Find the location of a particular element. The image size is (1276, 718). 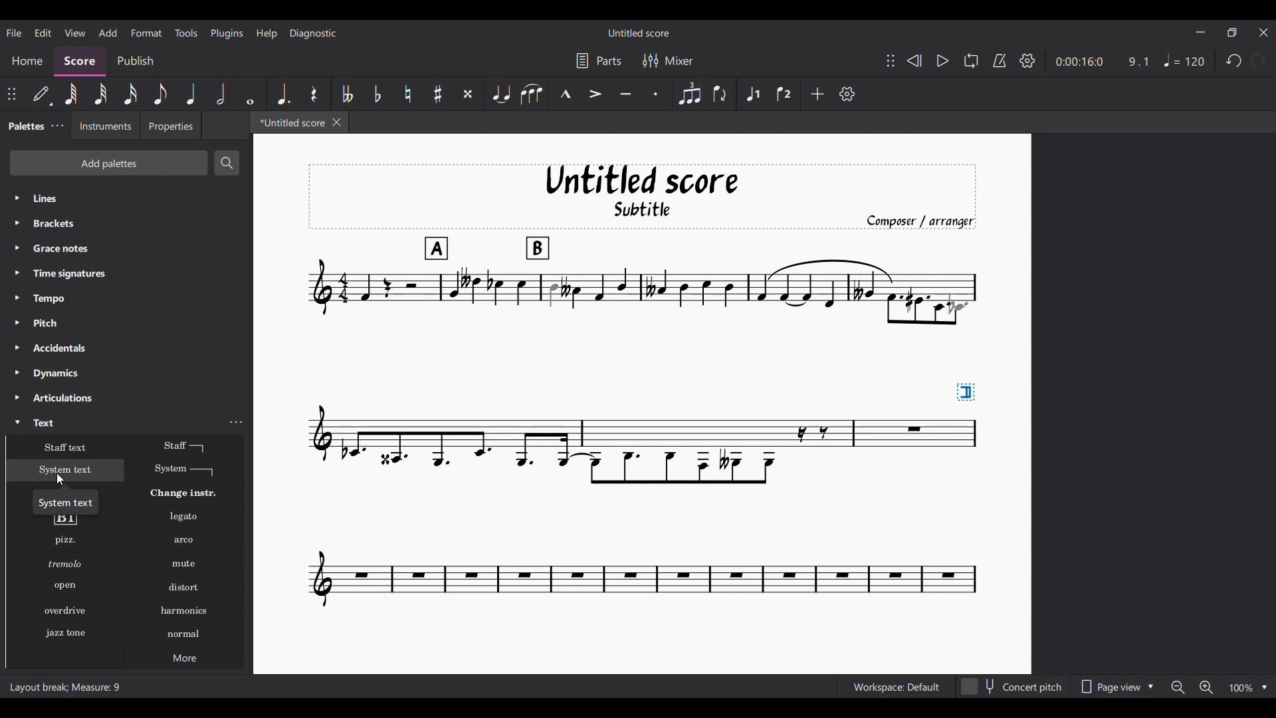

Add menu is located at coordinates (108, 33).